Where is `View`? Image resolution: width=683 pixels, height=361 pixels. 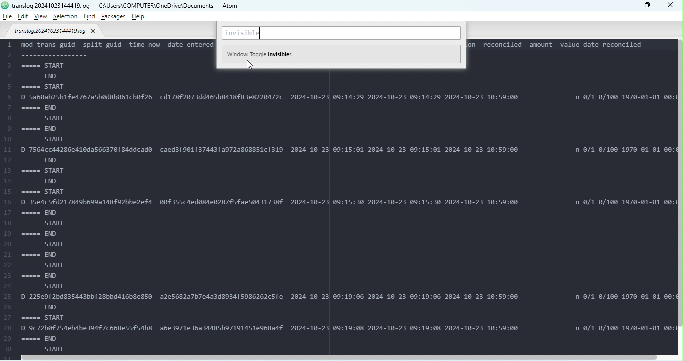
View is located at coordinates (42, 16).